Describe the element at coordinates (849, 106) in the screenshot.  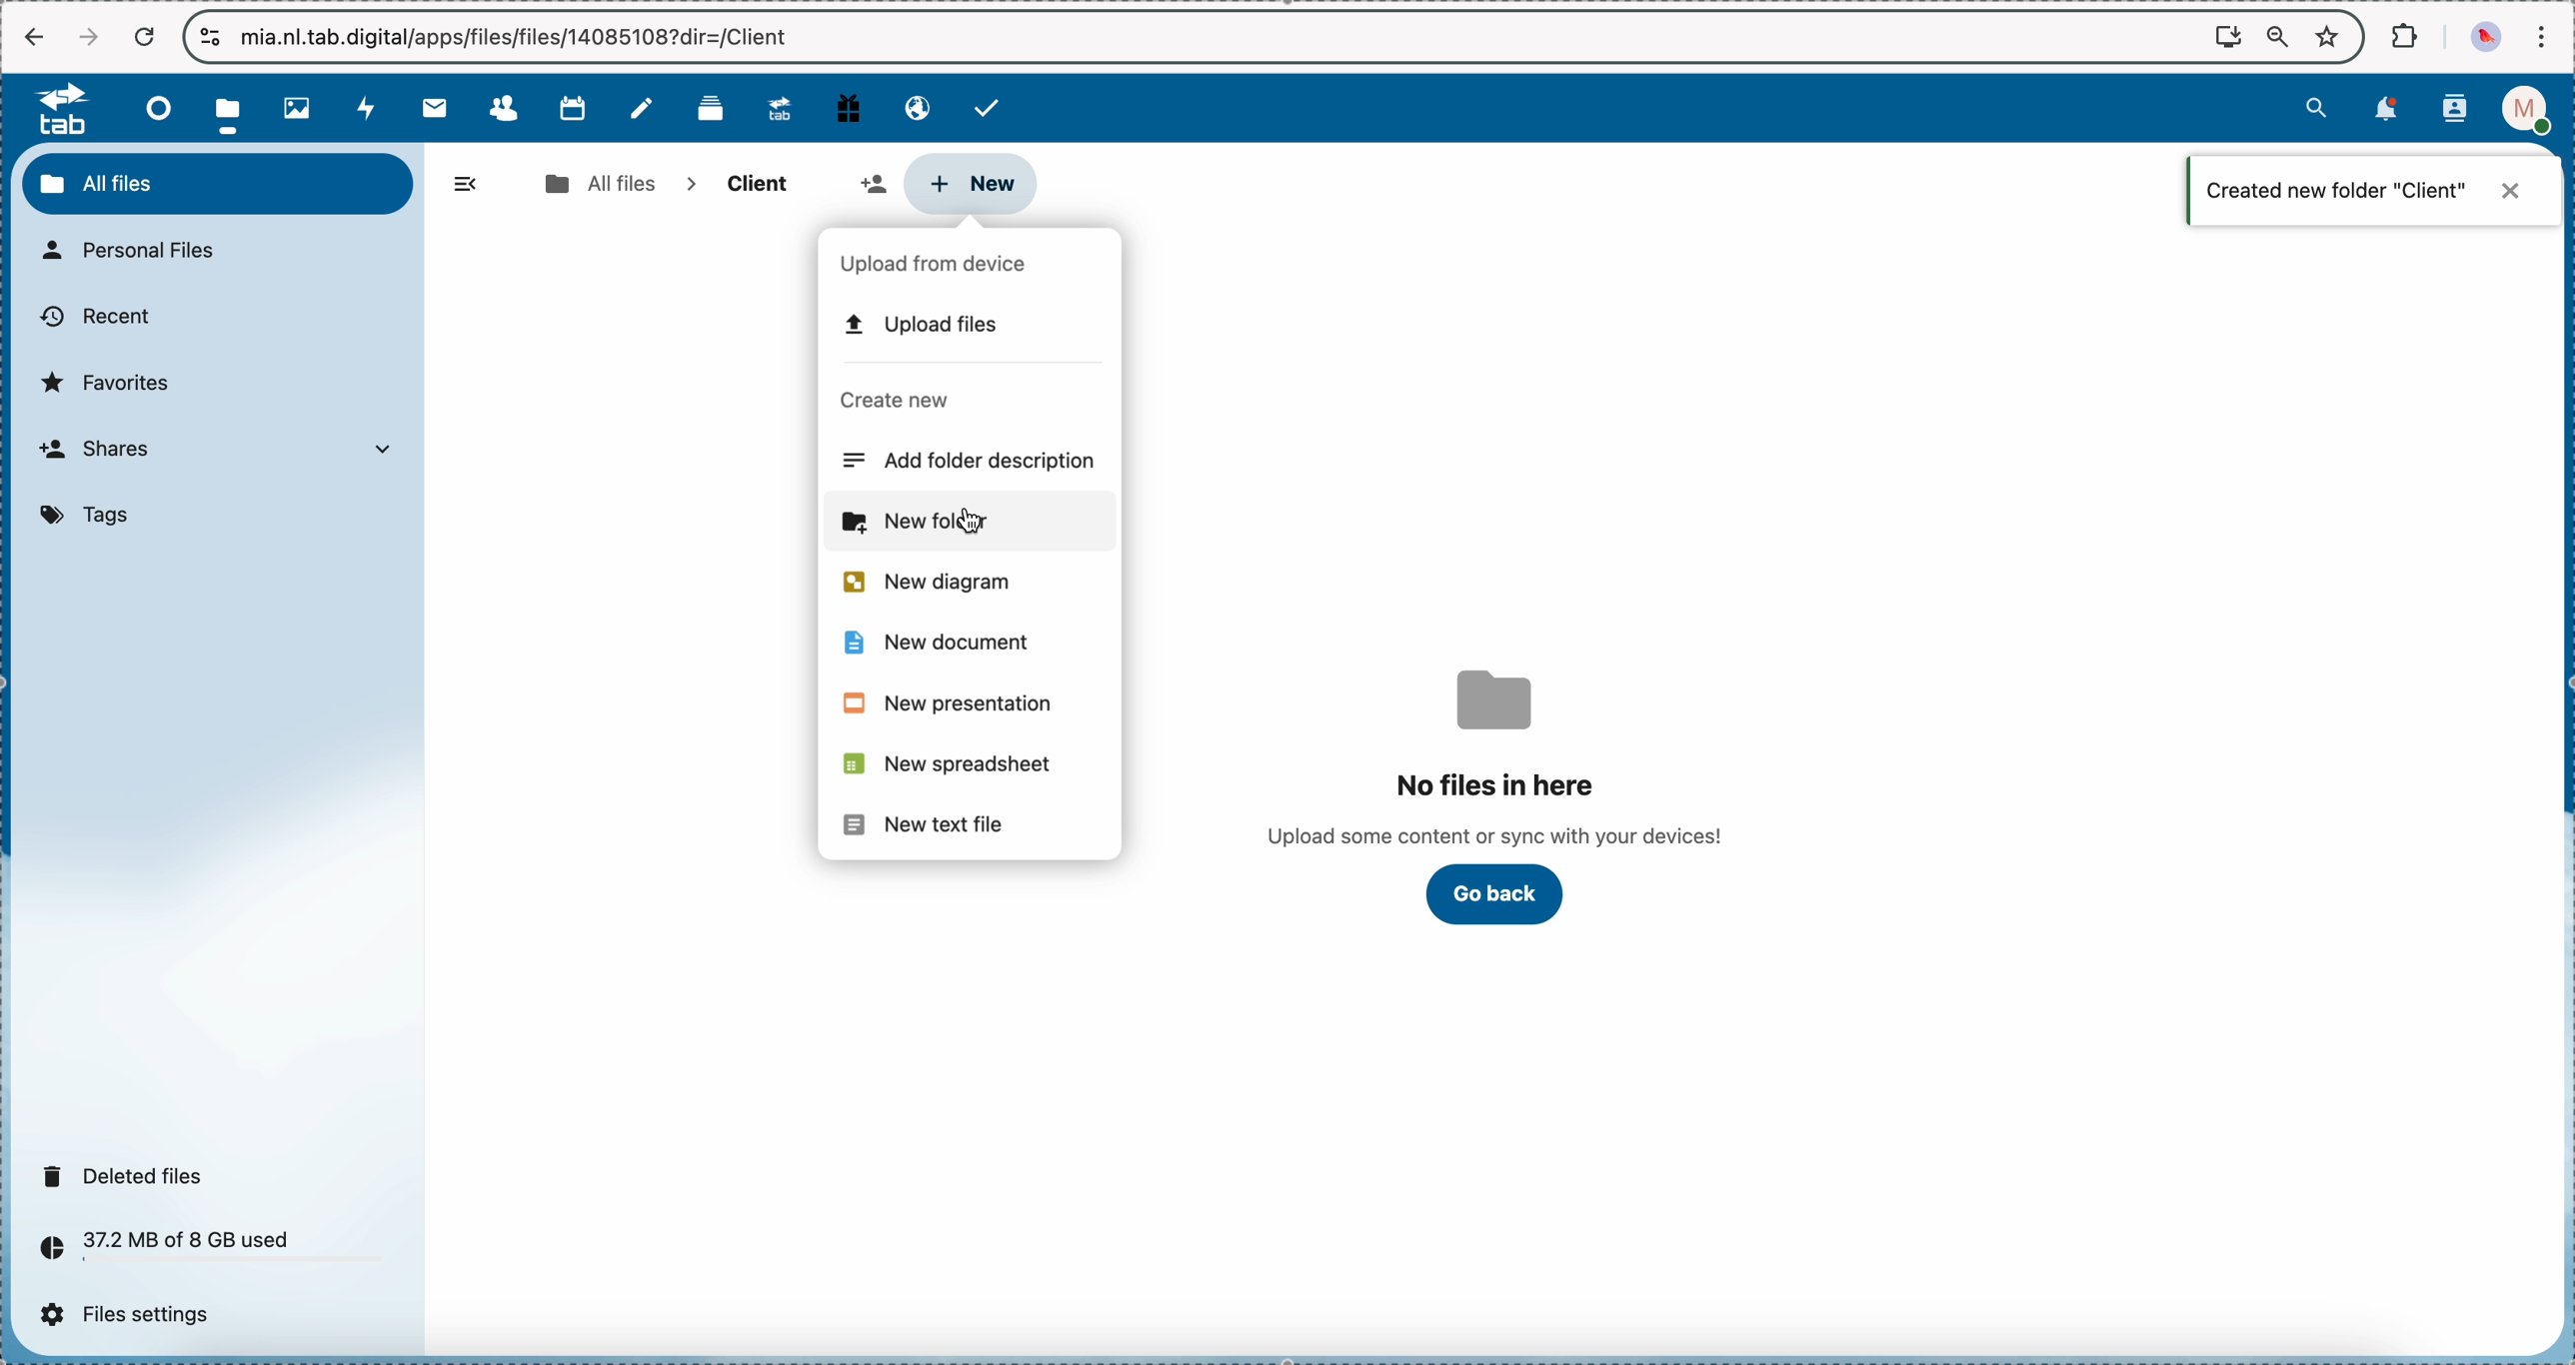
I see `free` at that location.